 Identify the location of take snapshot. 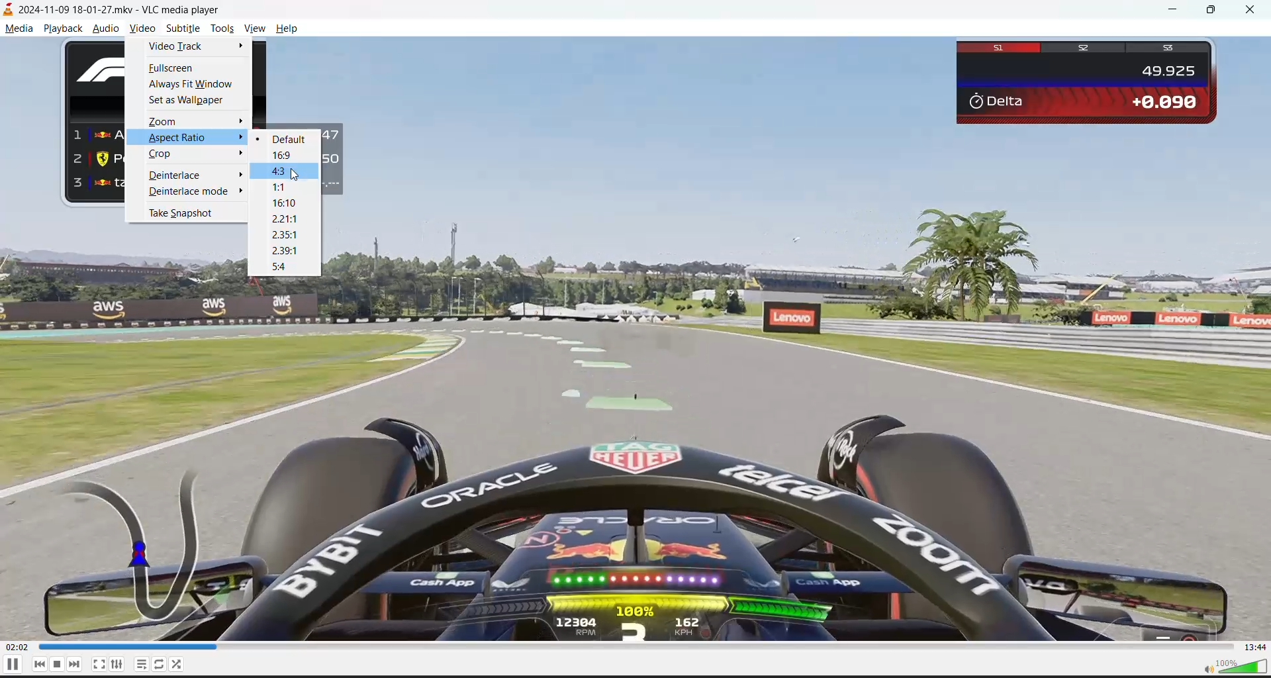
(184, 214).